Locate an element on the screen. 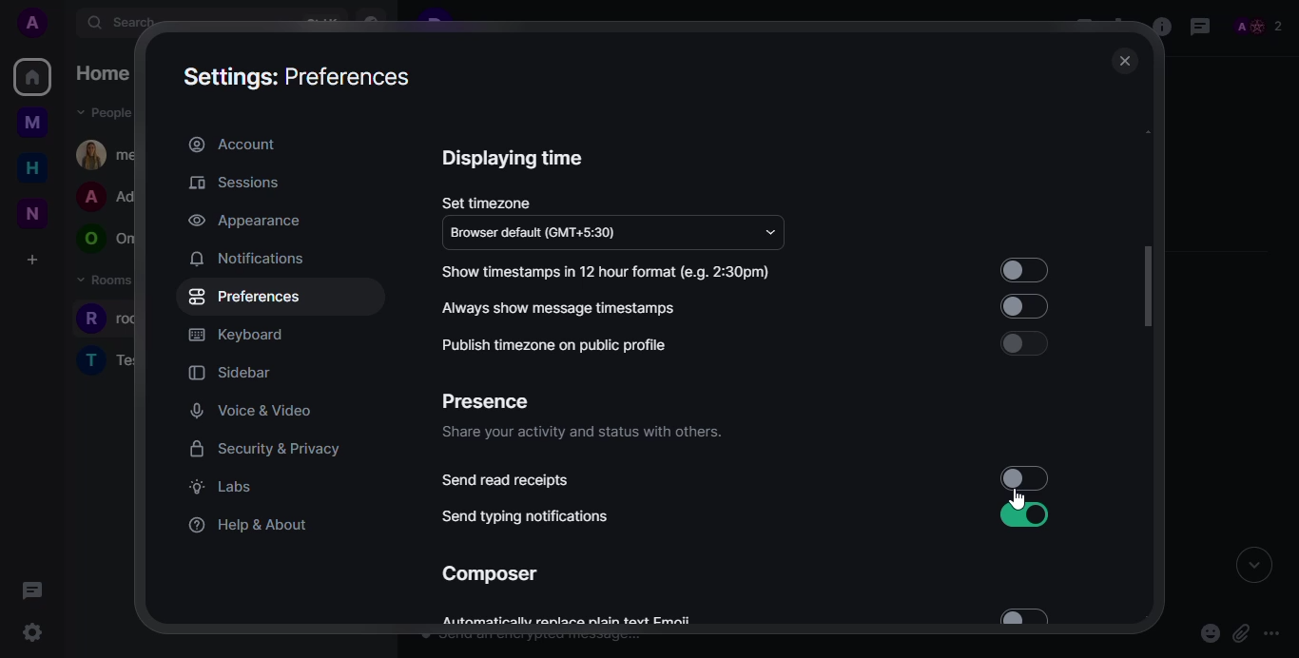 The width and height of the screenshot is (1299, 658). presence is located at coordinates (485, 401).